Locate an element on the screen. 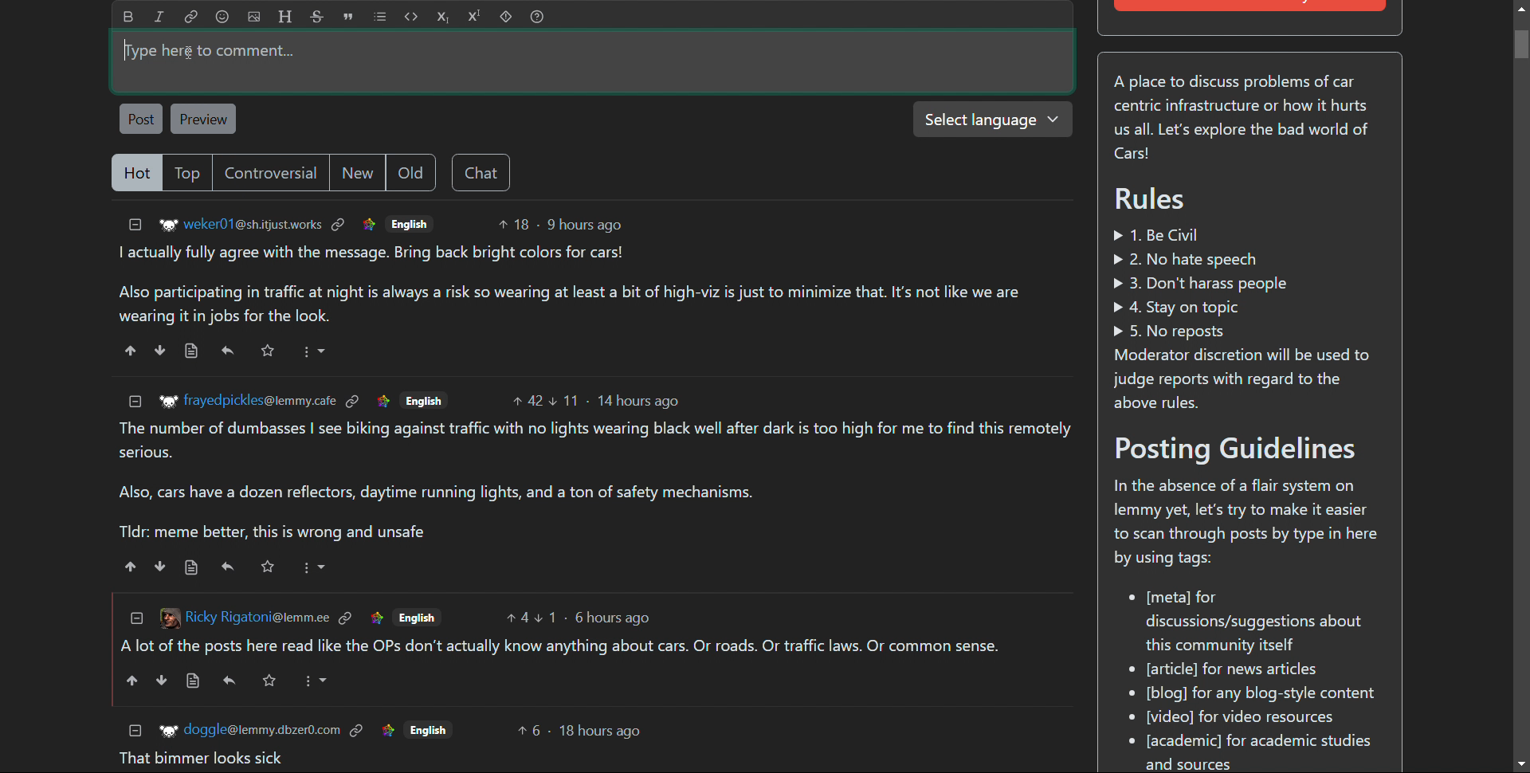  italic is located at coordinates (159, 18).